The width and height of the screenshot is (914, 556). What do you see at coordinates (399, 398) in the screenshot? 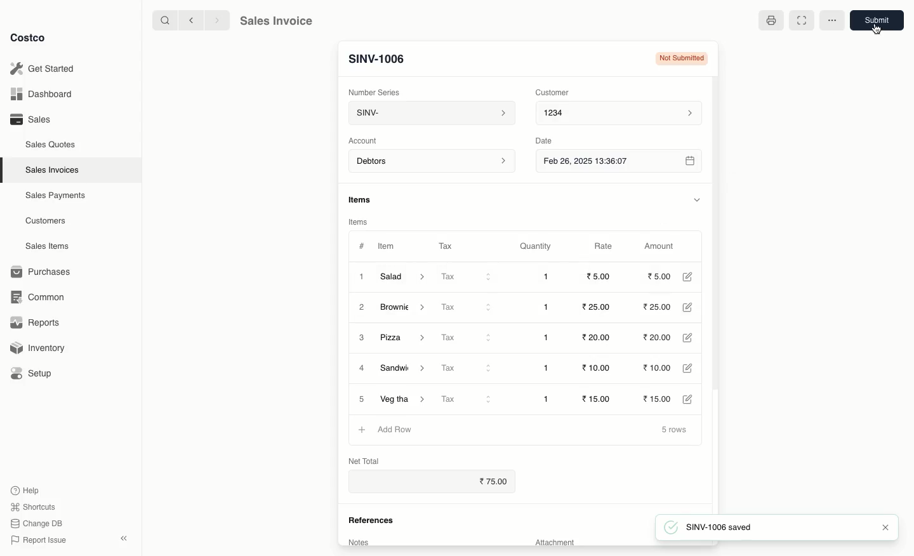
I see `Veg Thali` at bounding box center [399, 398].